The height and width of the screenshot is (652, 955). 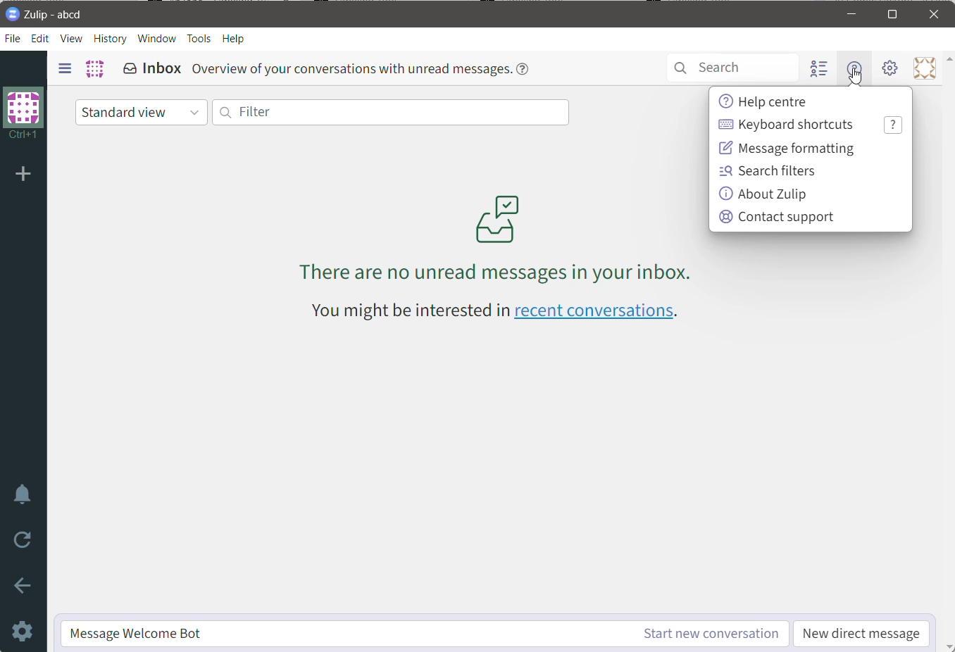 What do you see at coordinates (854, 76) in the screenshot?
I see `cursor` at bounding box center [854, 76].